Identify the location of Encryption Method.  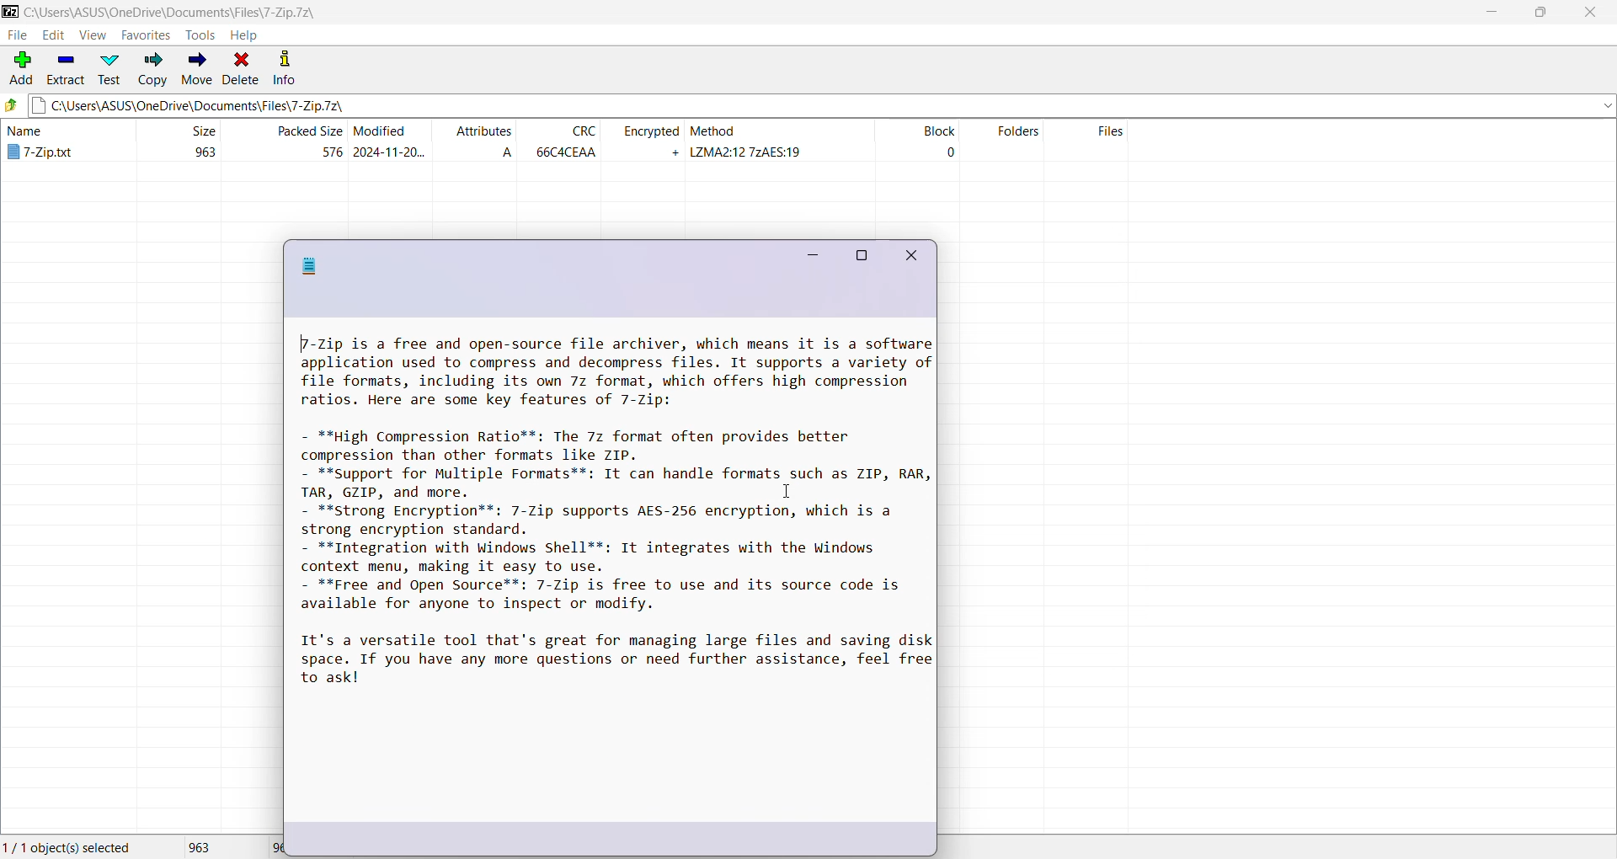
(780, 142).